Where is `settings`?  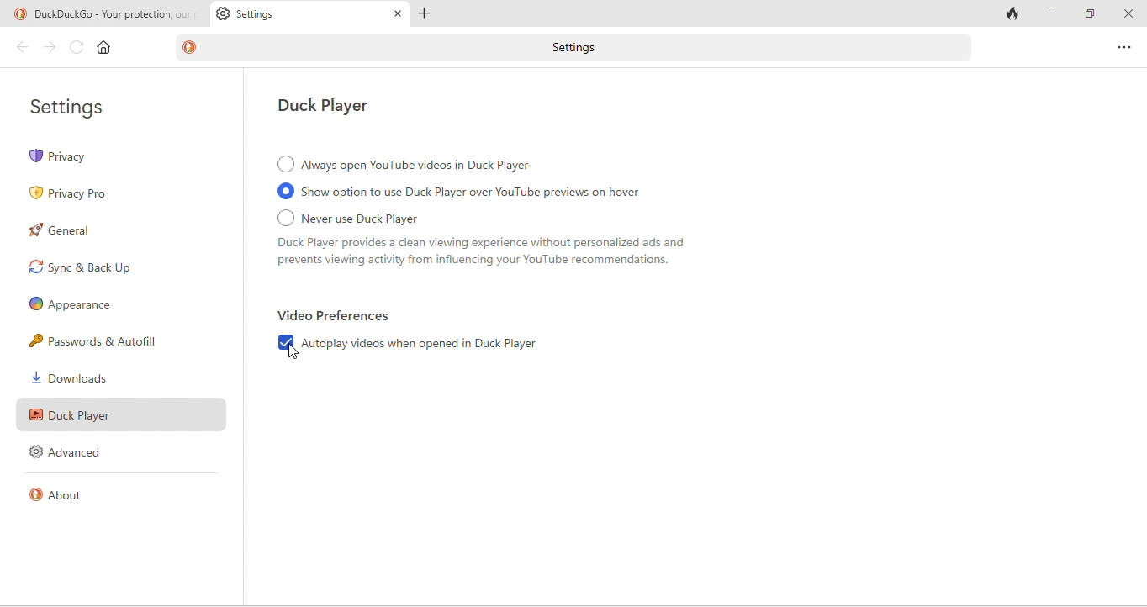
settings is located at coordinates (309, 13).